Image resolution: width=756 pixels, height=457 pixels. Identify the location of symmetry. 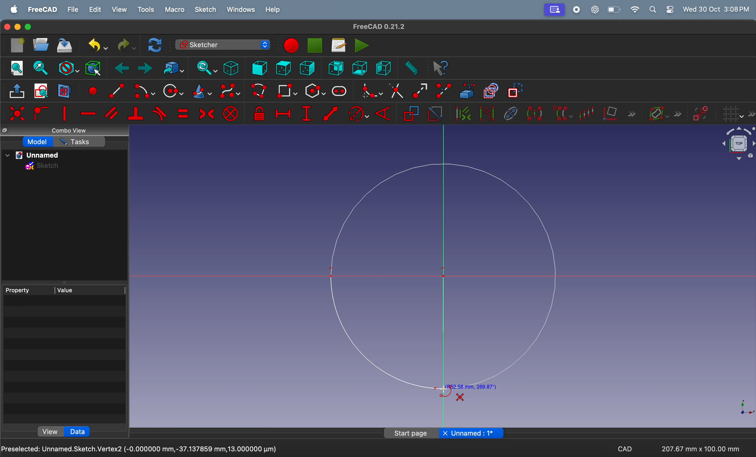
(534, 113).